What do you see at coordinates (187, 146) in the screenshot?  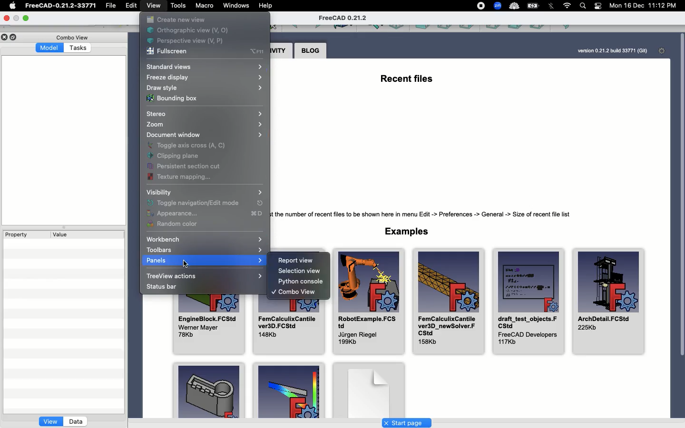 I see `Toggle axis cross` at bounding box center [187, 146].